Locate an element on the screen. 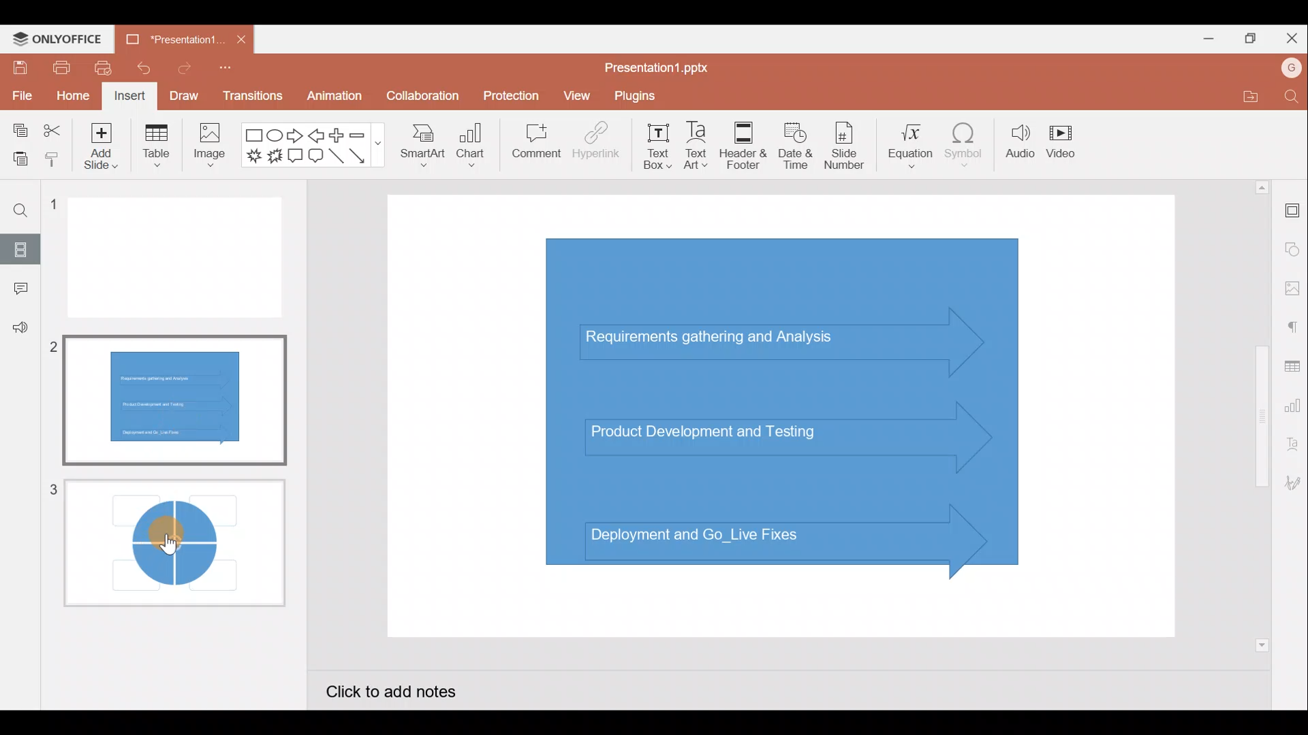 Image resolution: width=1308 pixels, height=735 pixels. Slide settings is located at coordinates (1291, 212).